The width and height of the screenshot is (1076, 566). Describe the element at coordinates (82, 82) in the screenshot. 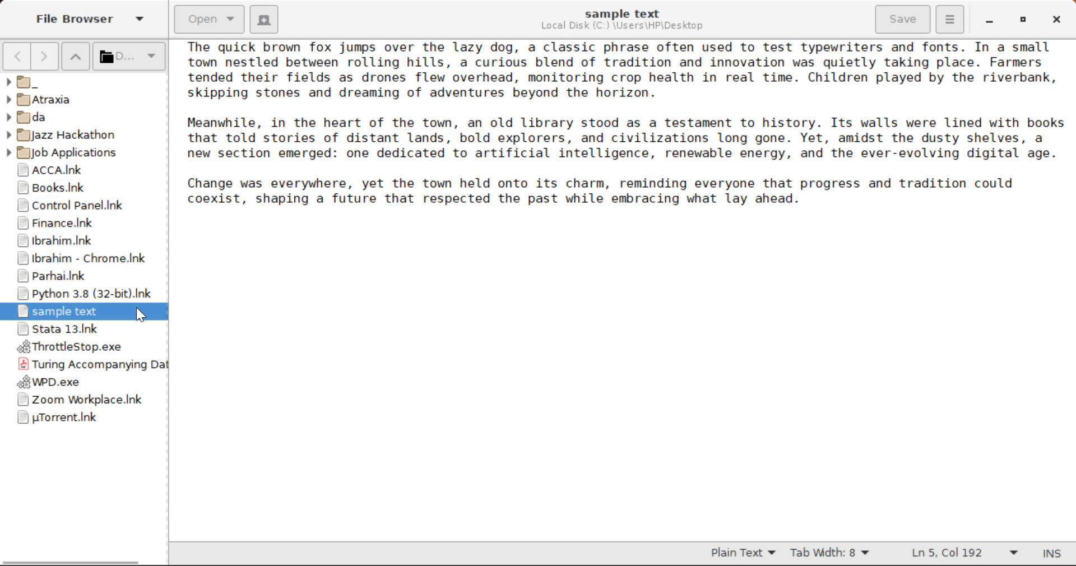

I see `_ Folder` at that location.